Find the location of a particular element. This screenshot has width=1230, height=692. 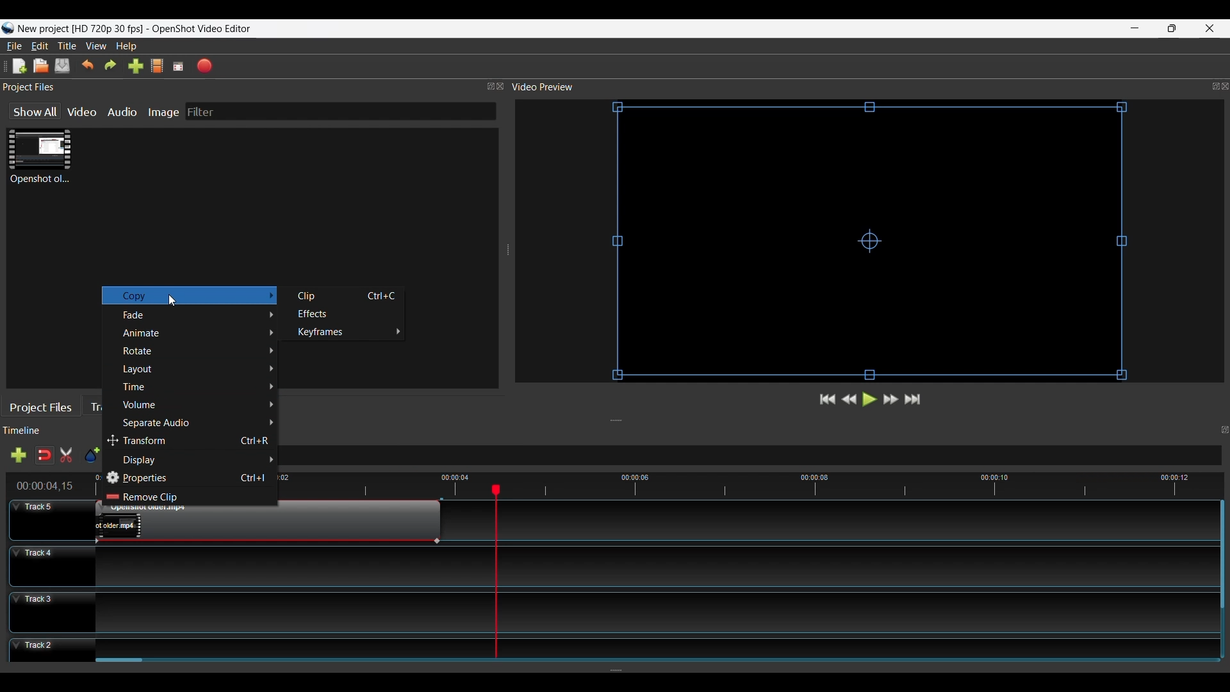

Jump to Forward is located at coordinates (828, 400).